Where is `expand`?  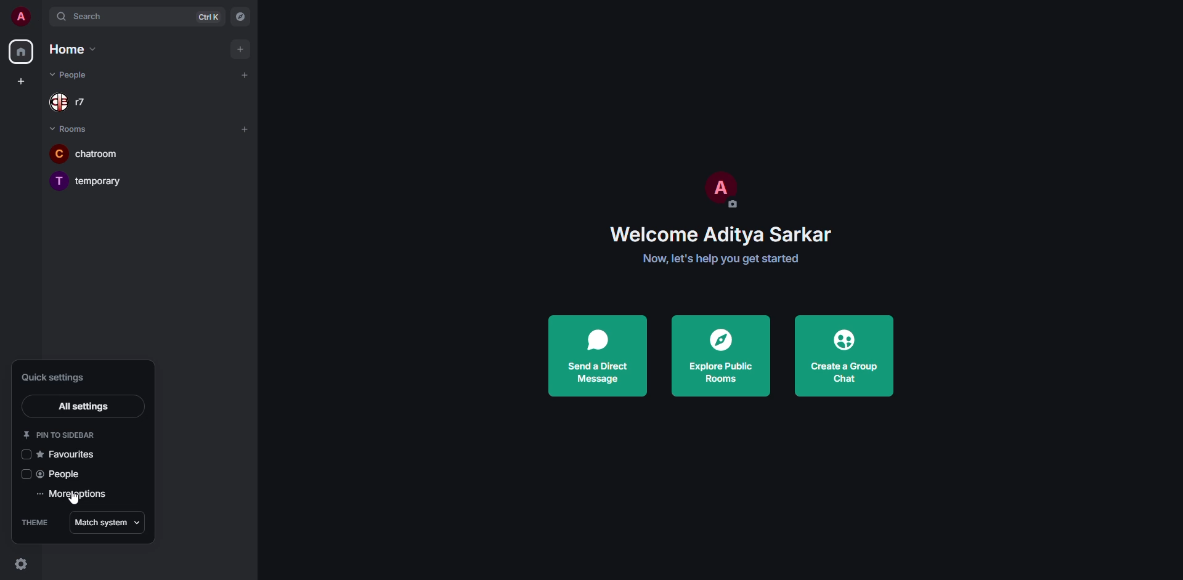 expand is located at coordinates (41, 17).